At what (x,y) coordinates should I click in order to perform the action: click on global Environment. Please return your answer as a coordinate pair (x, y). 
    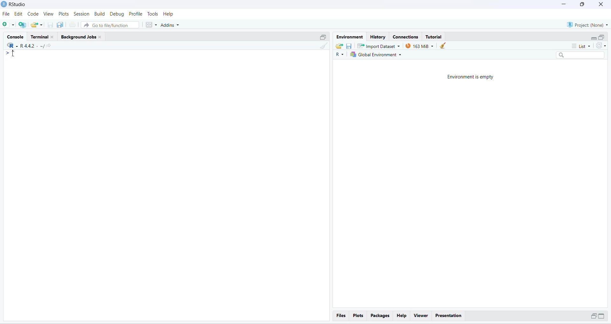
    Looking at the image, I should click on (374, 55).